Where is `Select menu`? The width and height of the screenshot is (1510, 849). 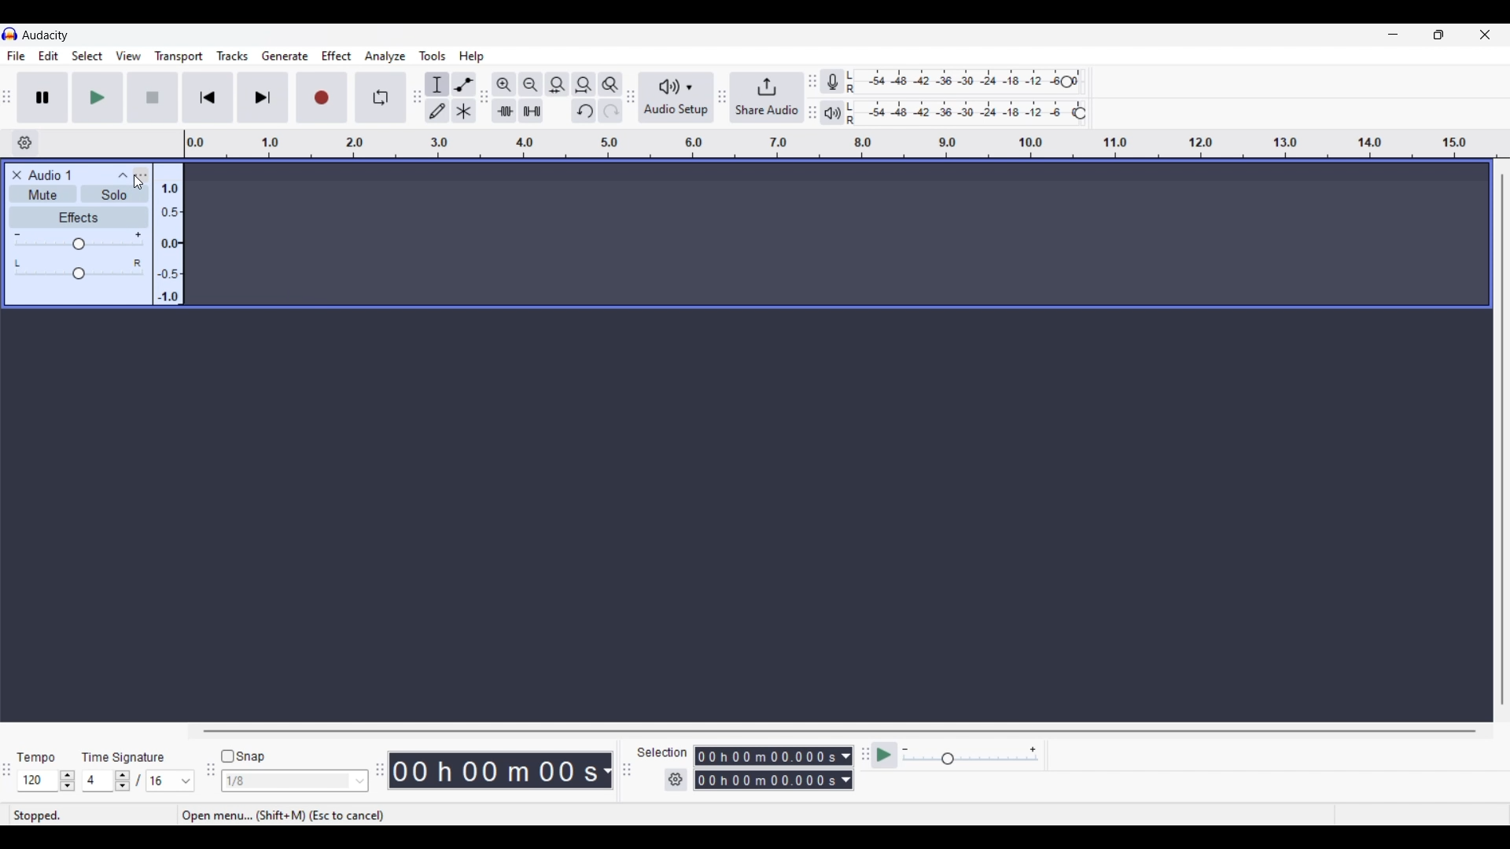
Select menu is located at coordinates (87, 57).